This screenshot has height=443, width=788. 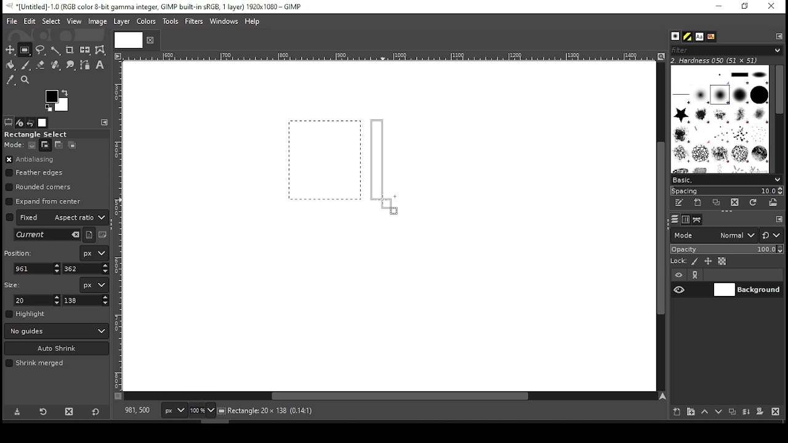 What do you see at coordinates (97, 22) in the screenshot?
I see `image` at bounding box center [97, 22].